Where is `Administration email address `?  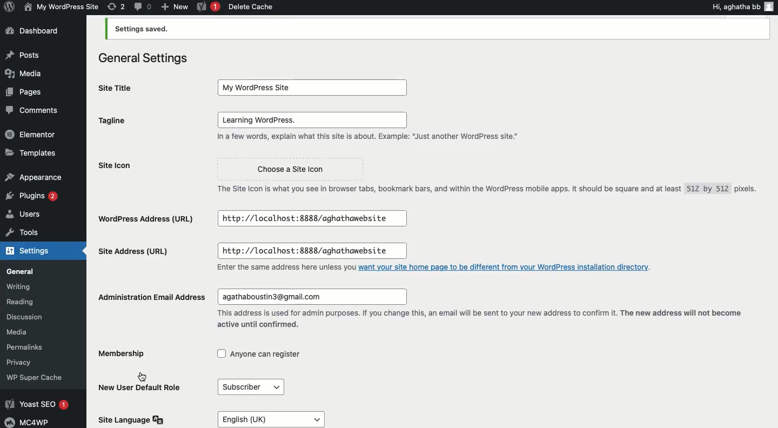
Administration email address  is located at coordinates (150, 297).